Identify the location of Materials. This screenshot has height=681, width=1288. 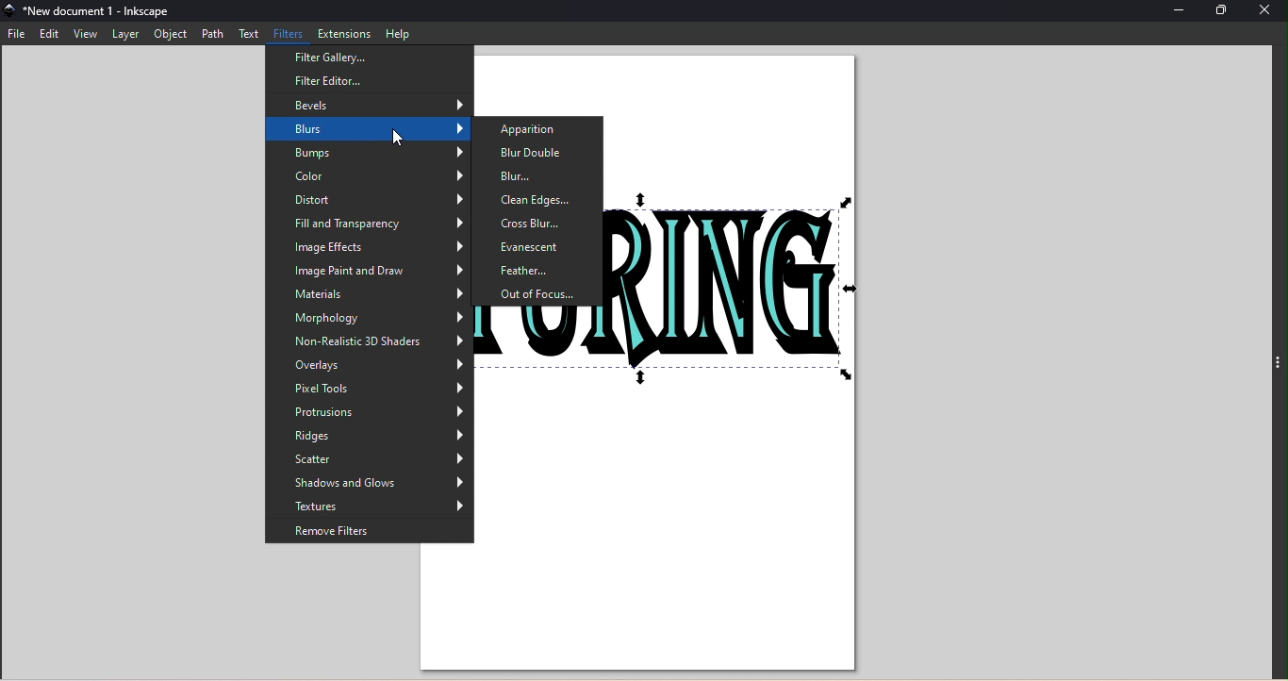
(368, 295).